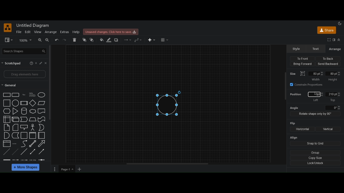 The width and height of the screenshot is (344, 193). What do you see at coordinates (16, 151) in the screenshot?
I see `dotted line` at bounding box center [16, 151].